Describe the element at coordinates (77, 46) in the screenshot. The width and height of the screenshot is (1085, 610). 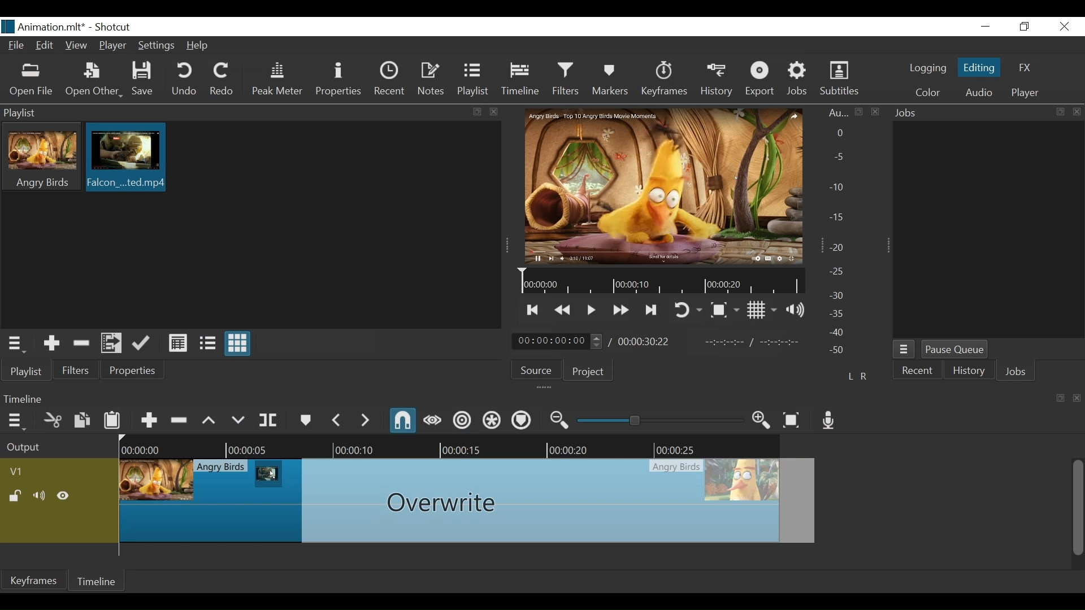
I see `View` at that location.